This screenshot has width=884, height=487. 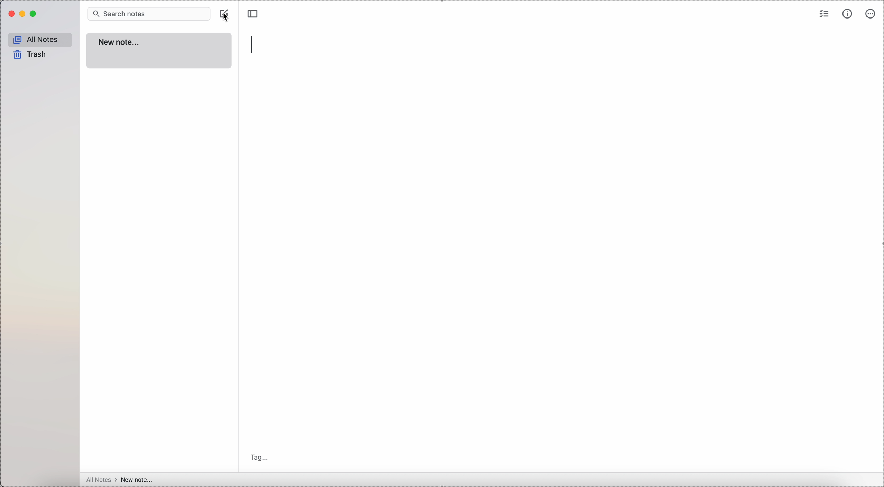 What do you see at coordinates (823, 13) in the screenshot?
I see `check list` at bounding box center [823, 13].